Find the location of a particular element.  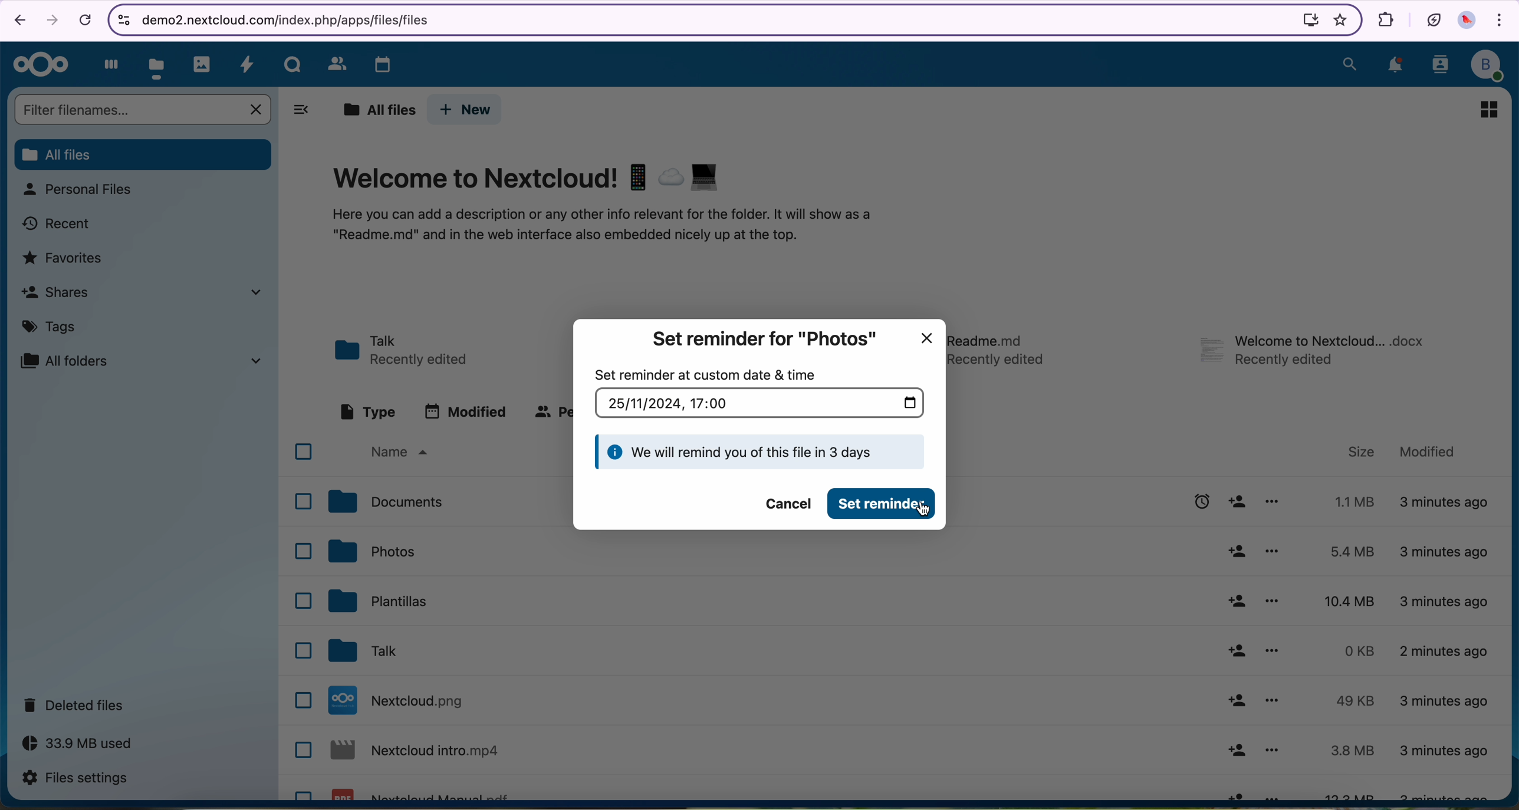

people is located at coordinates (551, 414).